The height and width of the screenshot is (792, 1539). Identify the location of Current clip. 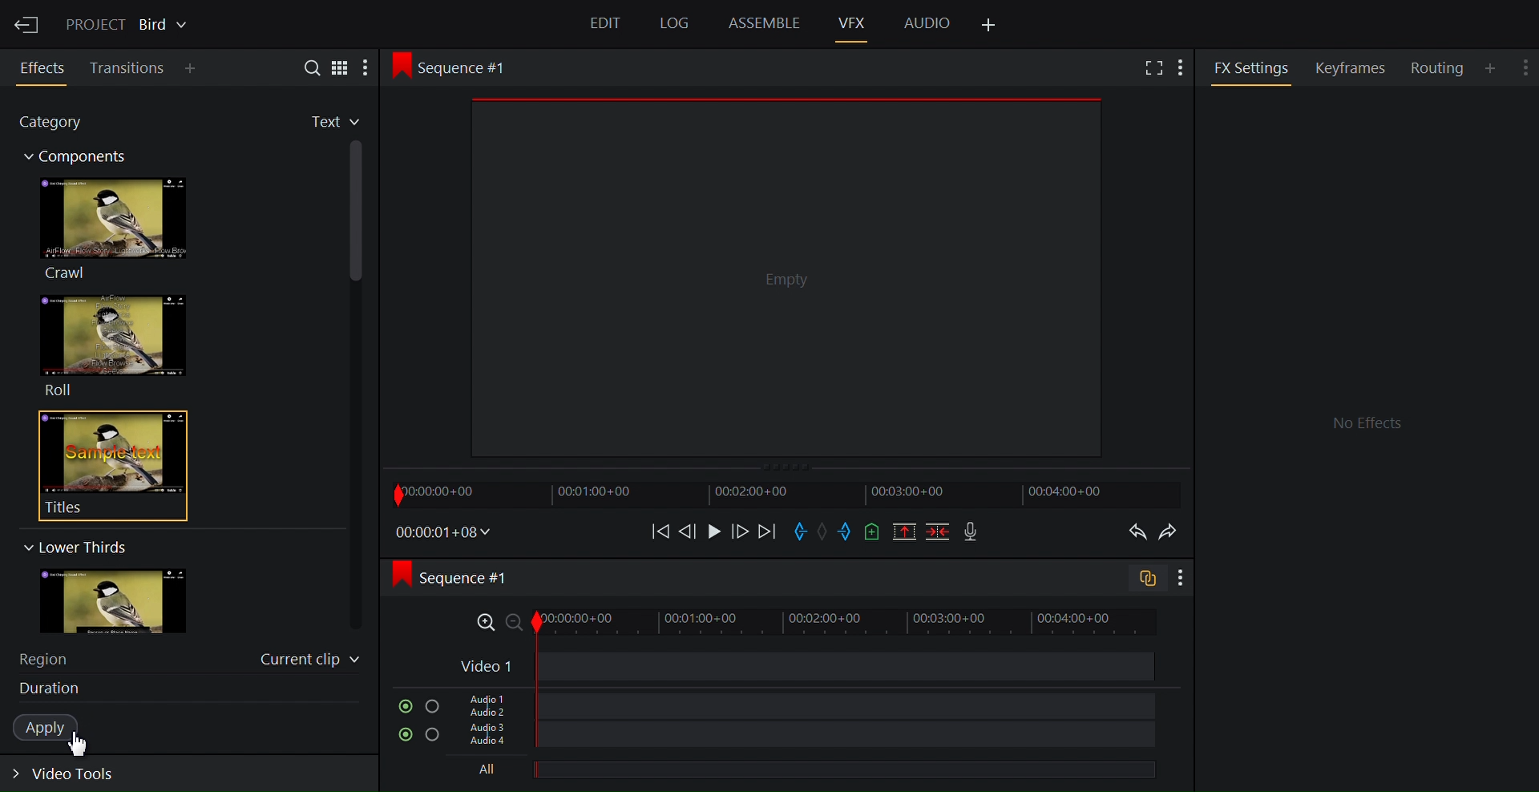
(310, 662).